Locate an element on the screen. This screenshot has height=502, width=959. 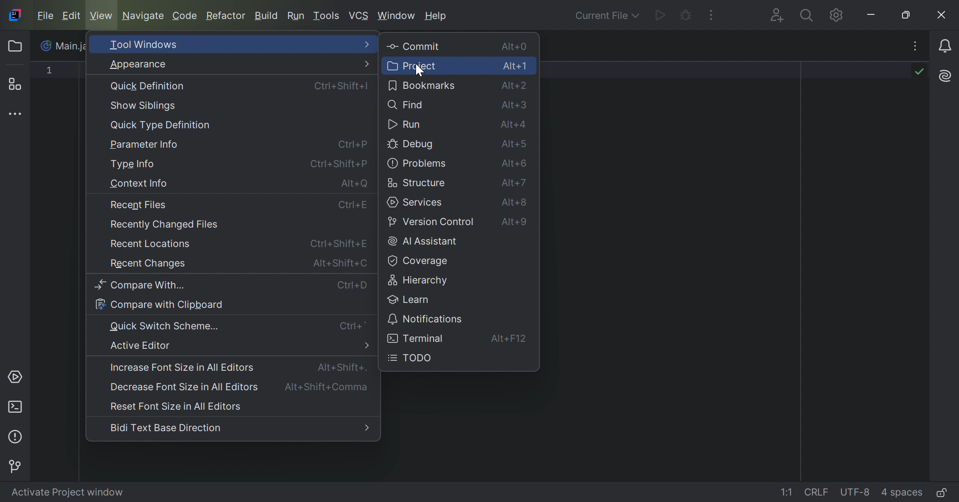
Active Editor is located at coordinates (141, 345).